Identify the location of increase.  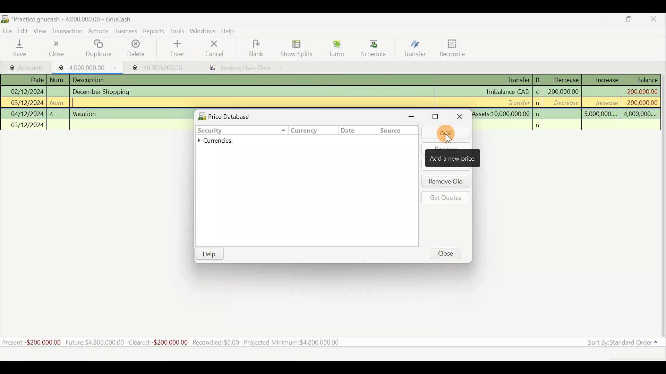
(603, 103).